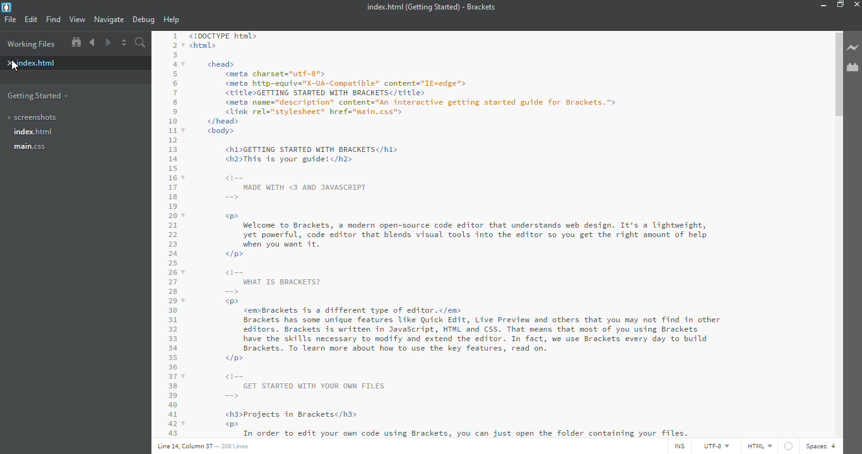  What do you see at coordinates (9, 62) in the screenshot?
I see `close` at bounding box center [9, 62].